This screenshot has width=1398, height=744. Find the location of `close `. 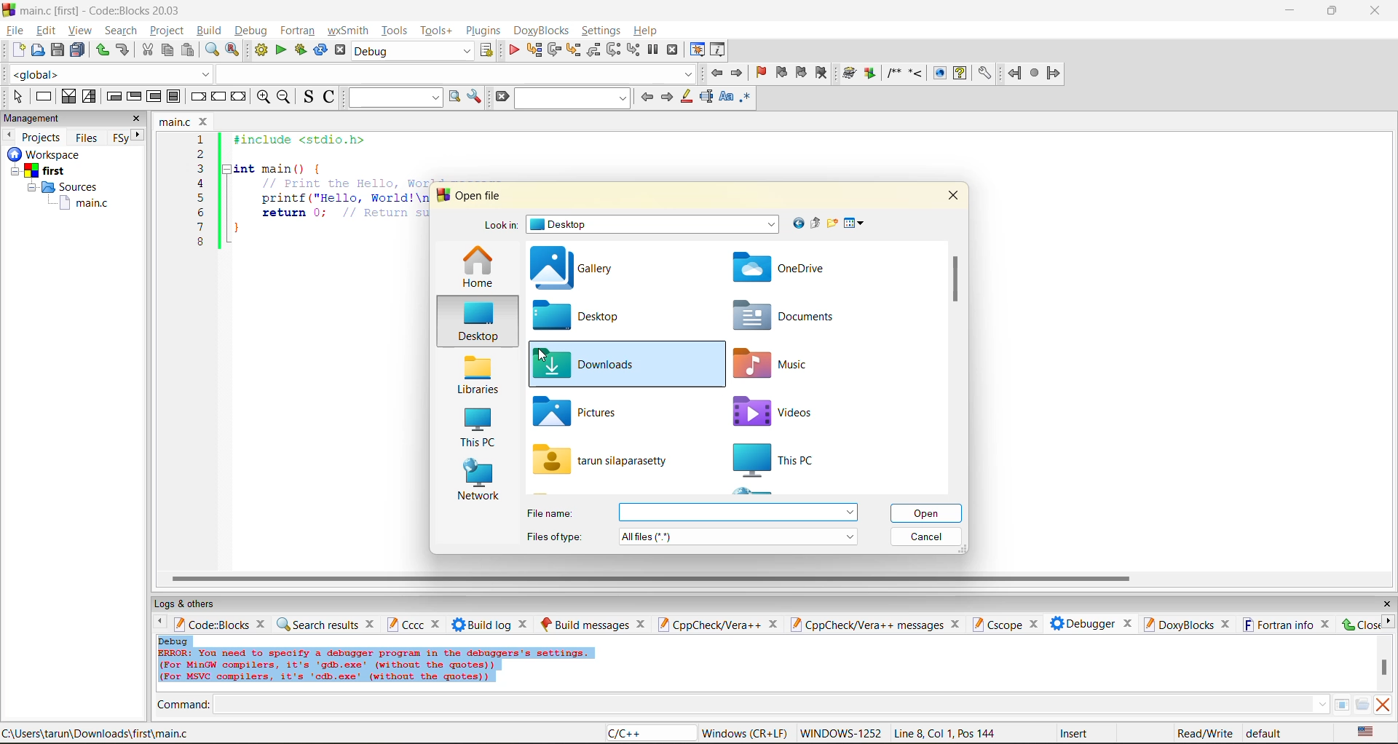

close  is located at coordinates (1377, 11).